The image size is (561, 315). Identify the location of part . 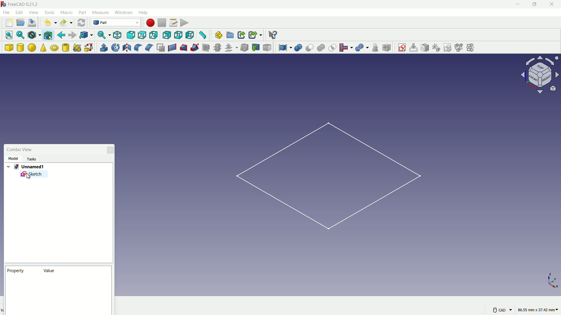
(82, 12).